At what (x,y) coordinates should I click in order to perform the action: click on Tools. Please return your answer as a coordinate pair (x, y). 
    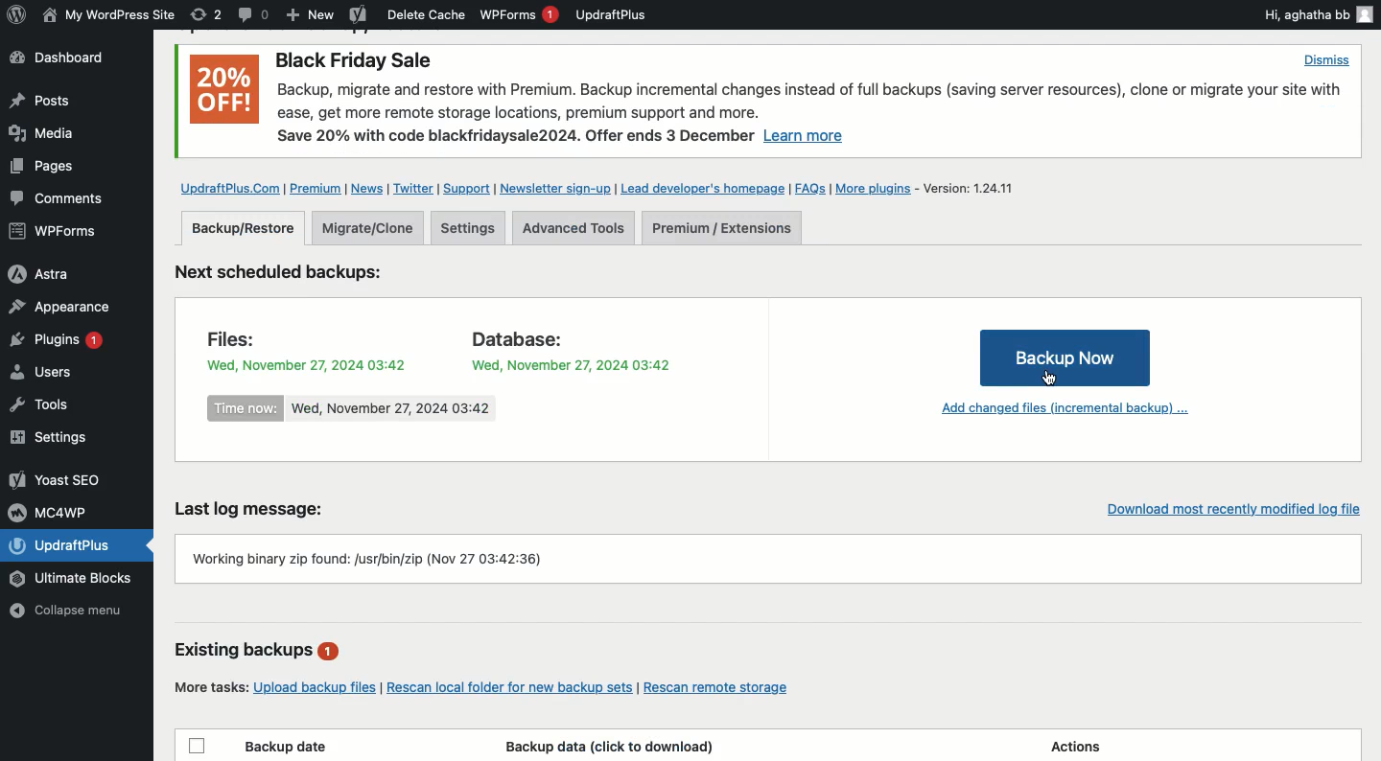
    Looking at the image, I should click on (52, 404).